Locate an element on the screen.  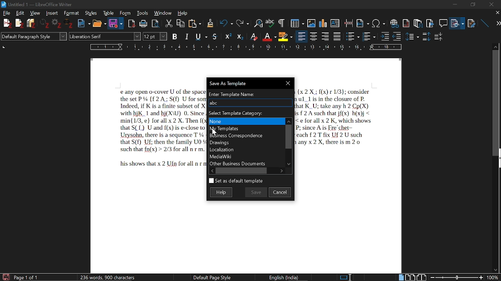
Categories is located at coordinates (246, 142).